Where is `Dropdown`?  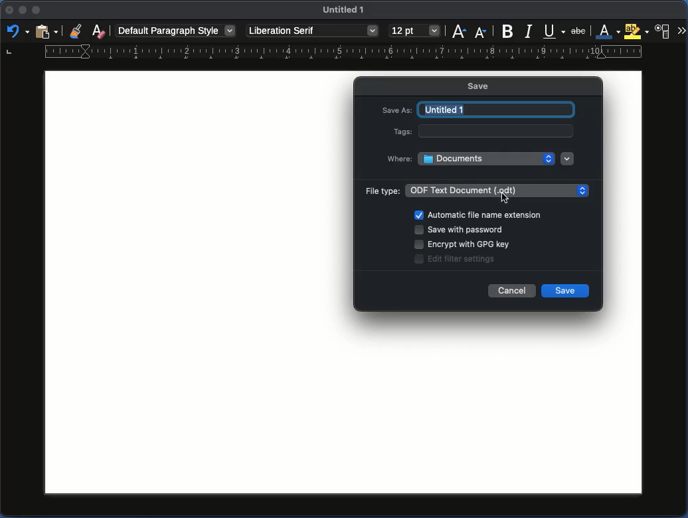 Dropdown is located at coordinates (568, 158).